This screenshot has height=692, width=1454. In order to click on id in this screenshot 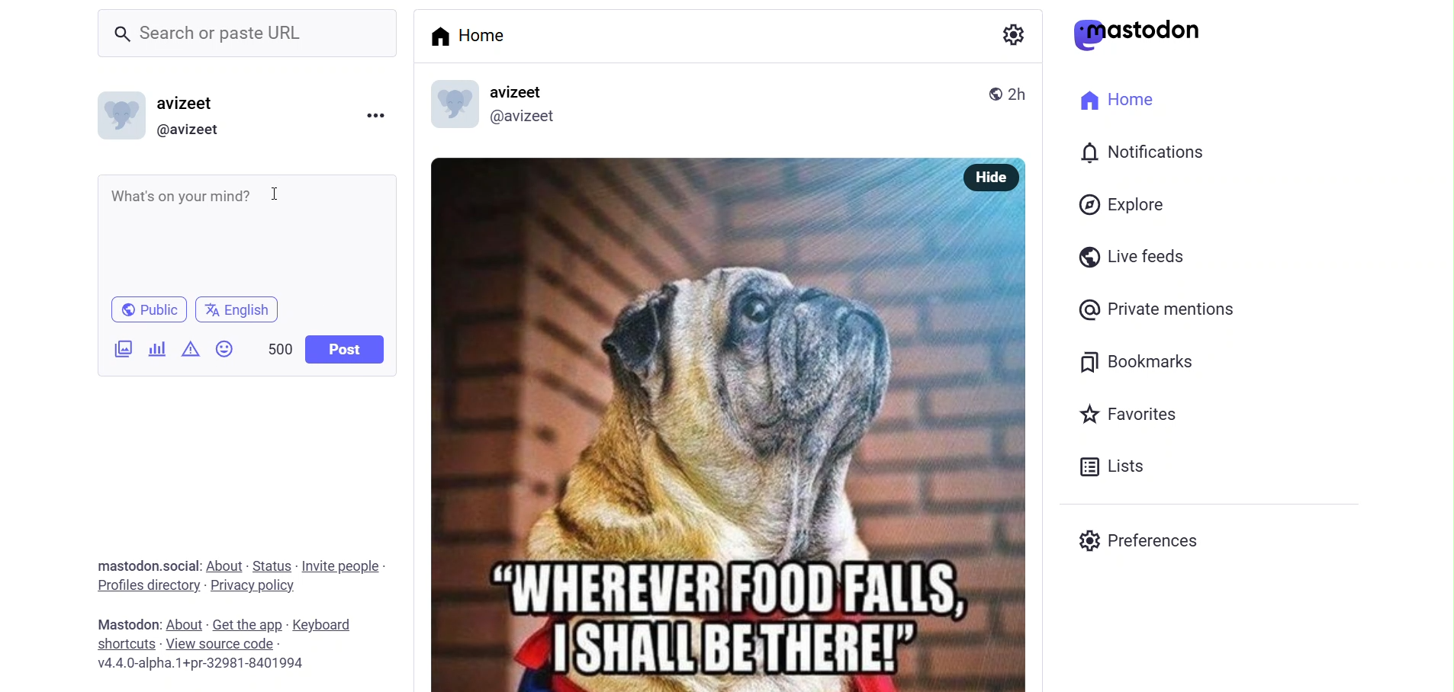, I will do `click(531, 120)`.